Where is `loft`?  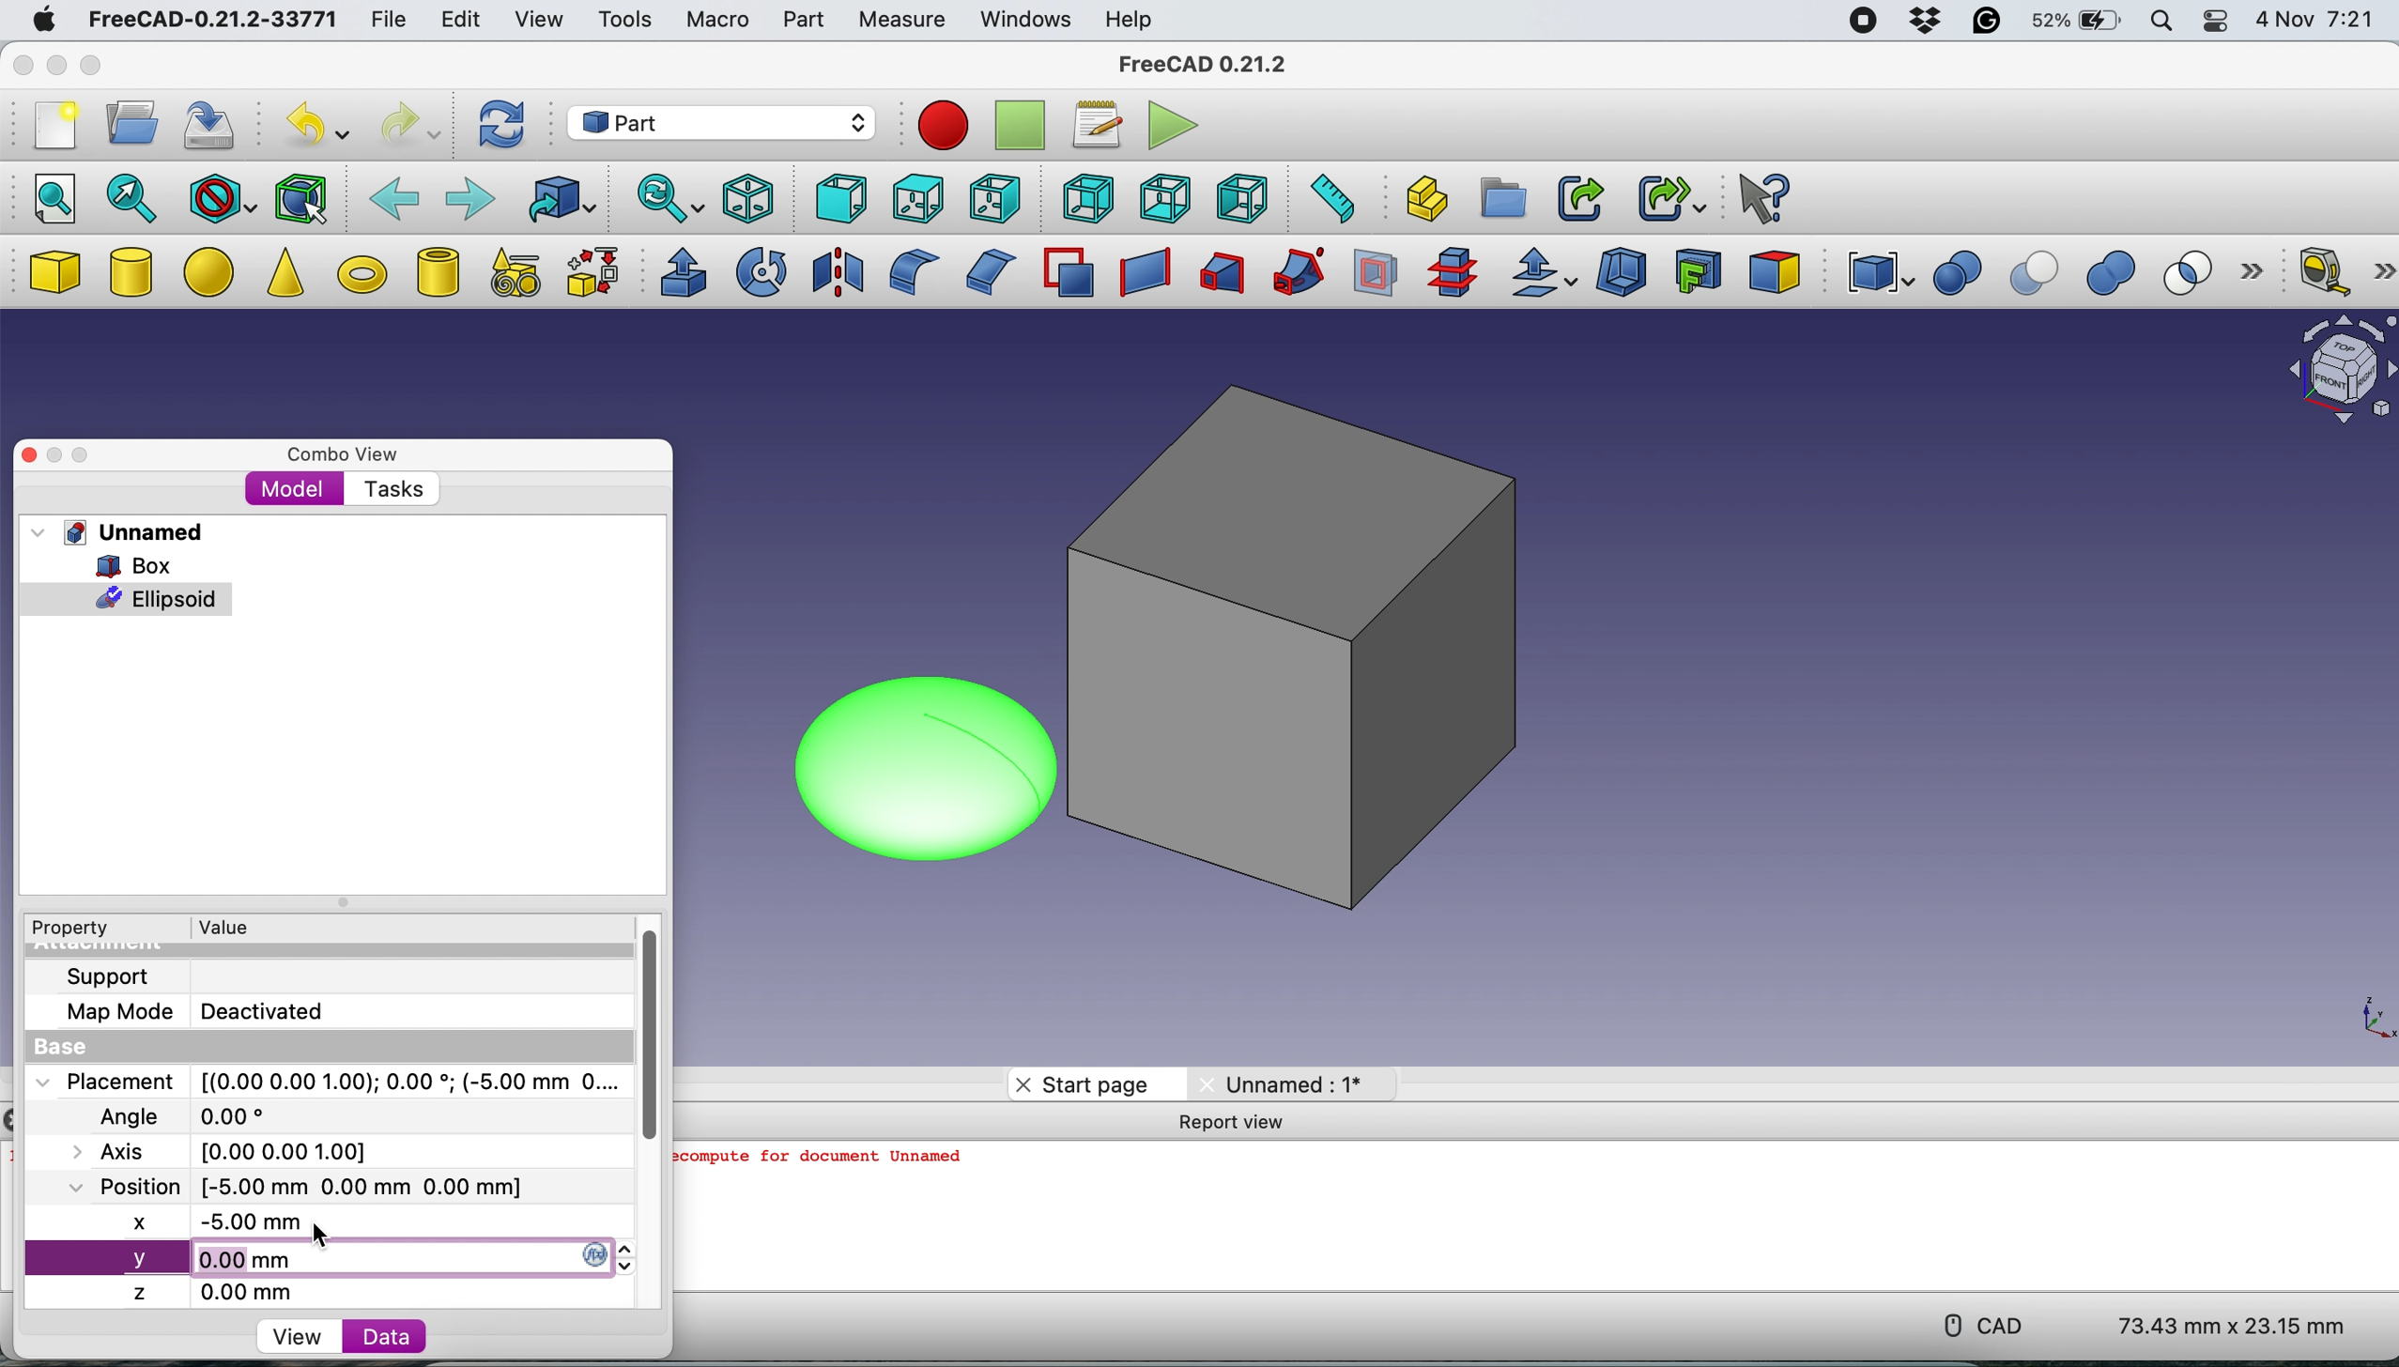 loft is located at coordinates (1219, 276).